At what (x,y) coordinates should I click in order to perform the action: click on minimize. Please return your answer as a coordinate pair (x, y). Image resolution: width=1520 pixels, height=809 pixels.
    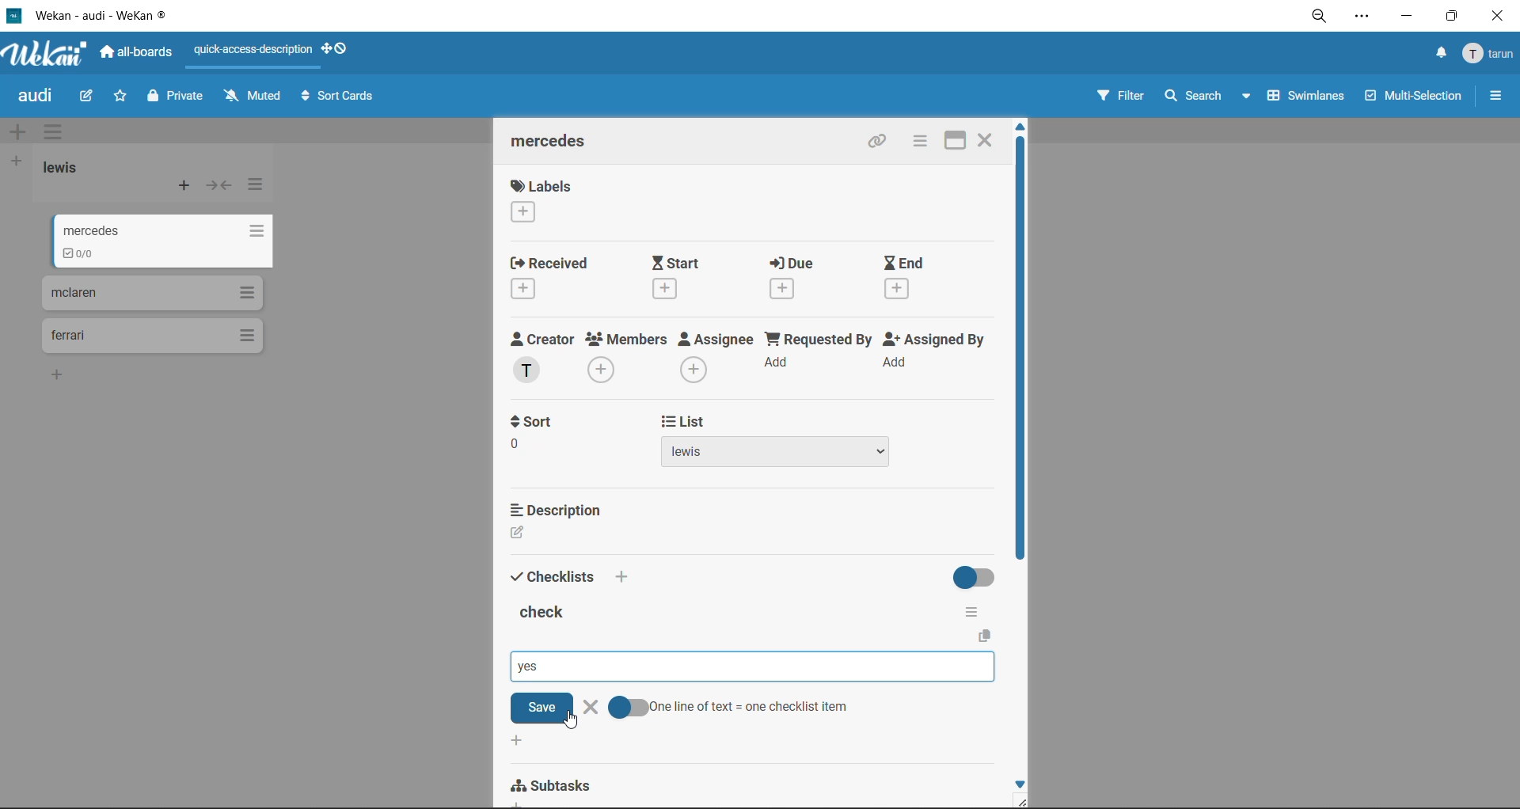
    Looking at the image, I should click on (1406, 19).